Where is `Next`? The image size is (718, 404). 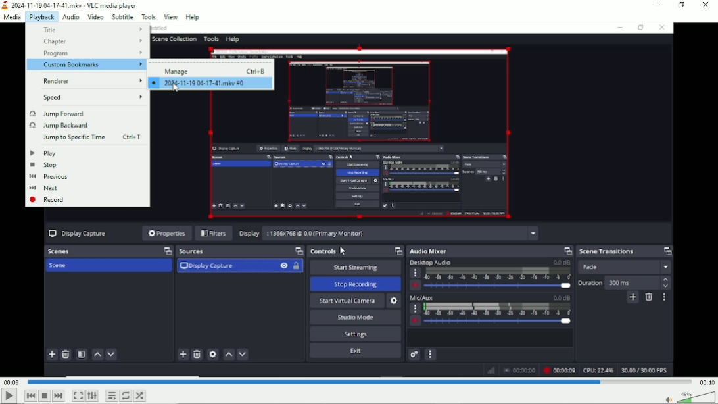
Next is located at coordinates (58, 396).